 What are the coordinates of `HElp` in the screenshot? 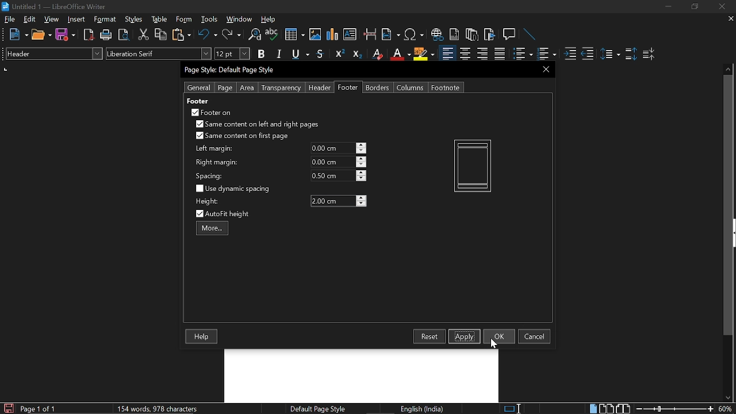 It's located at (269, 19).